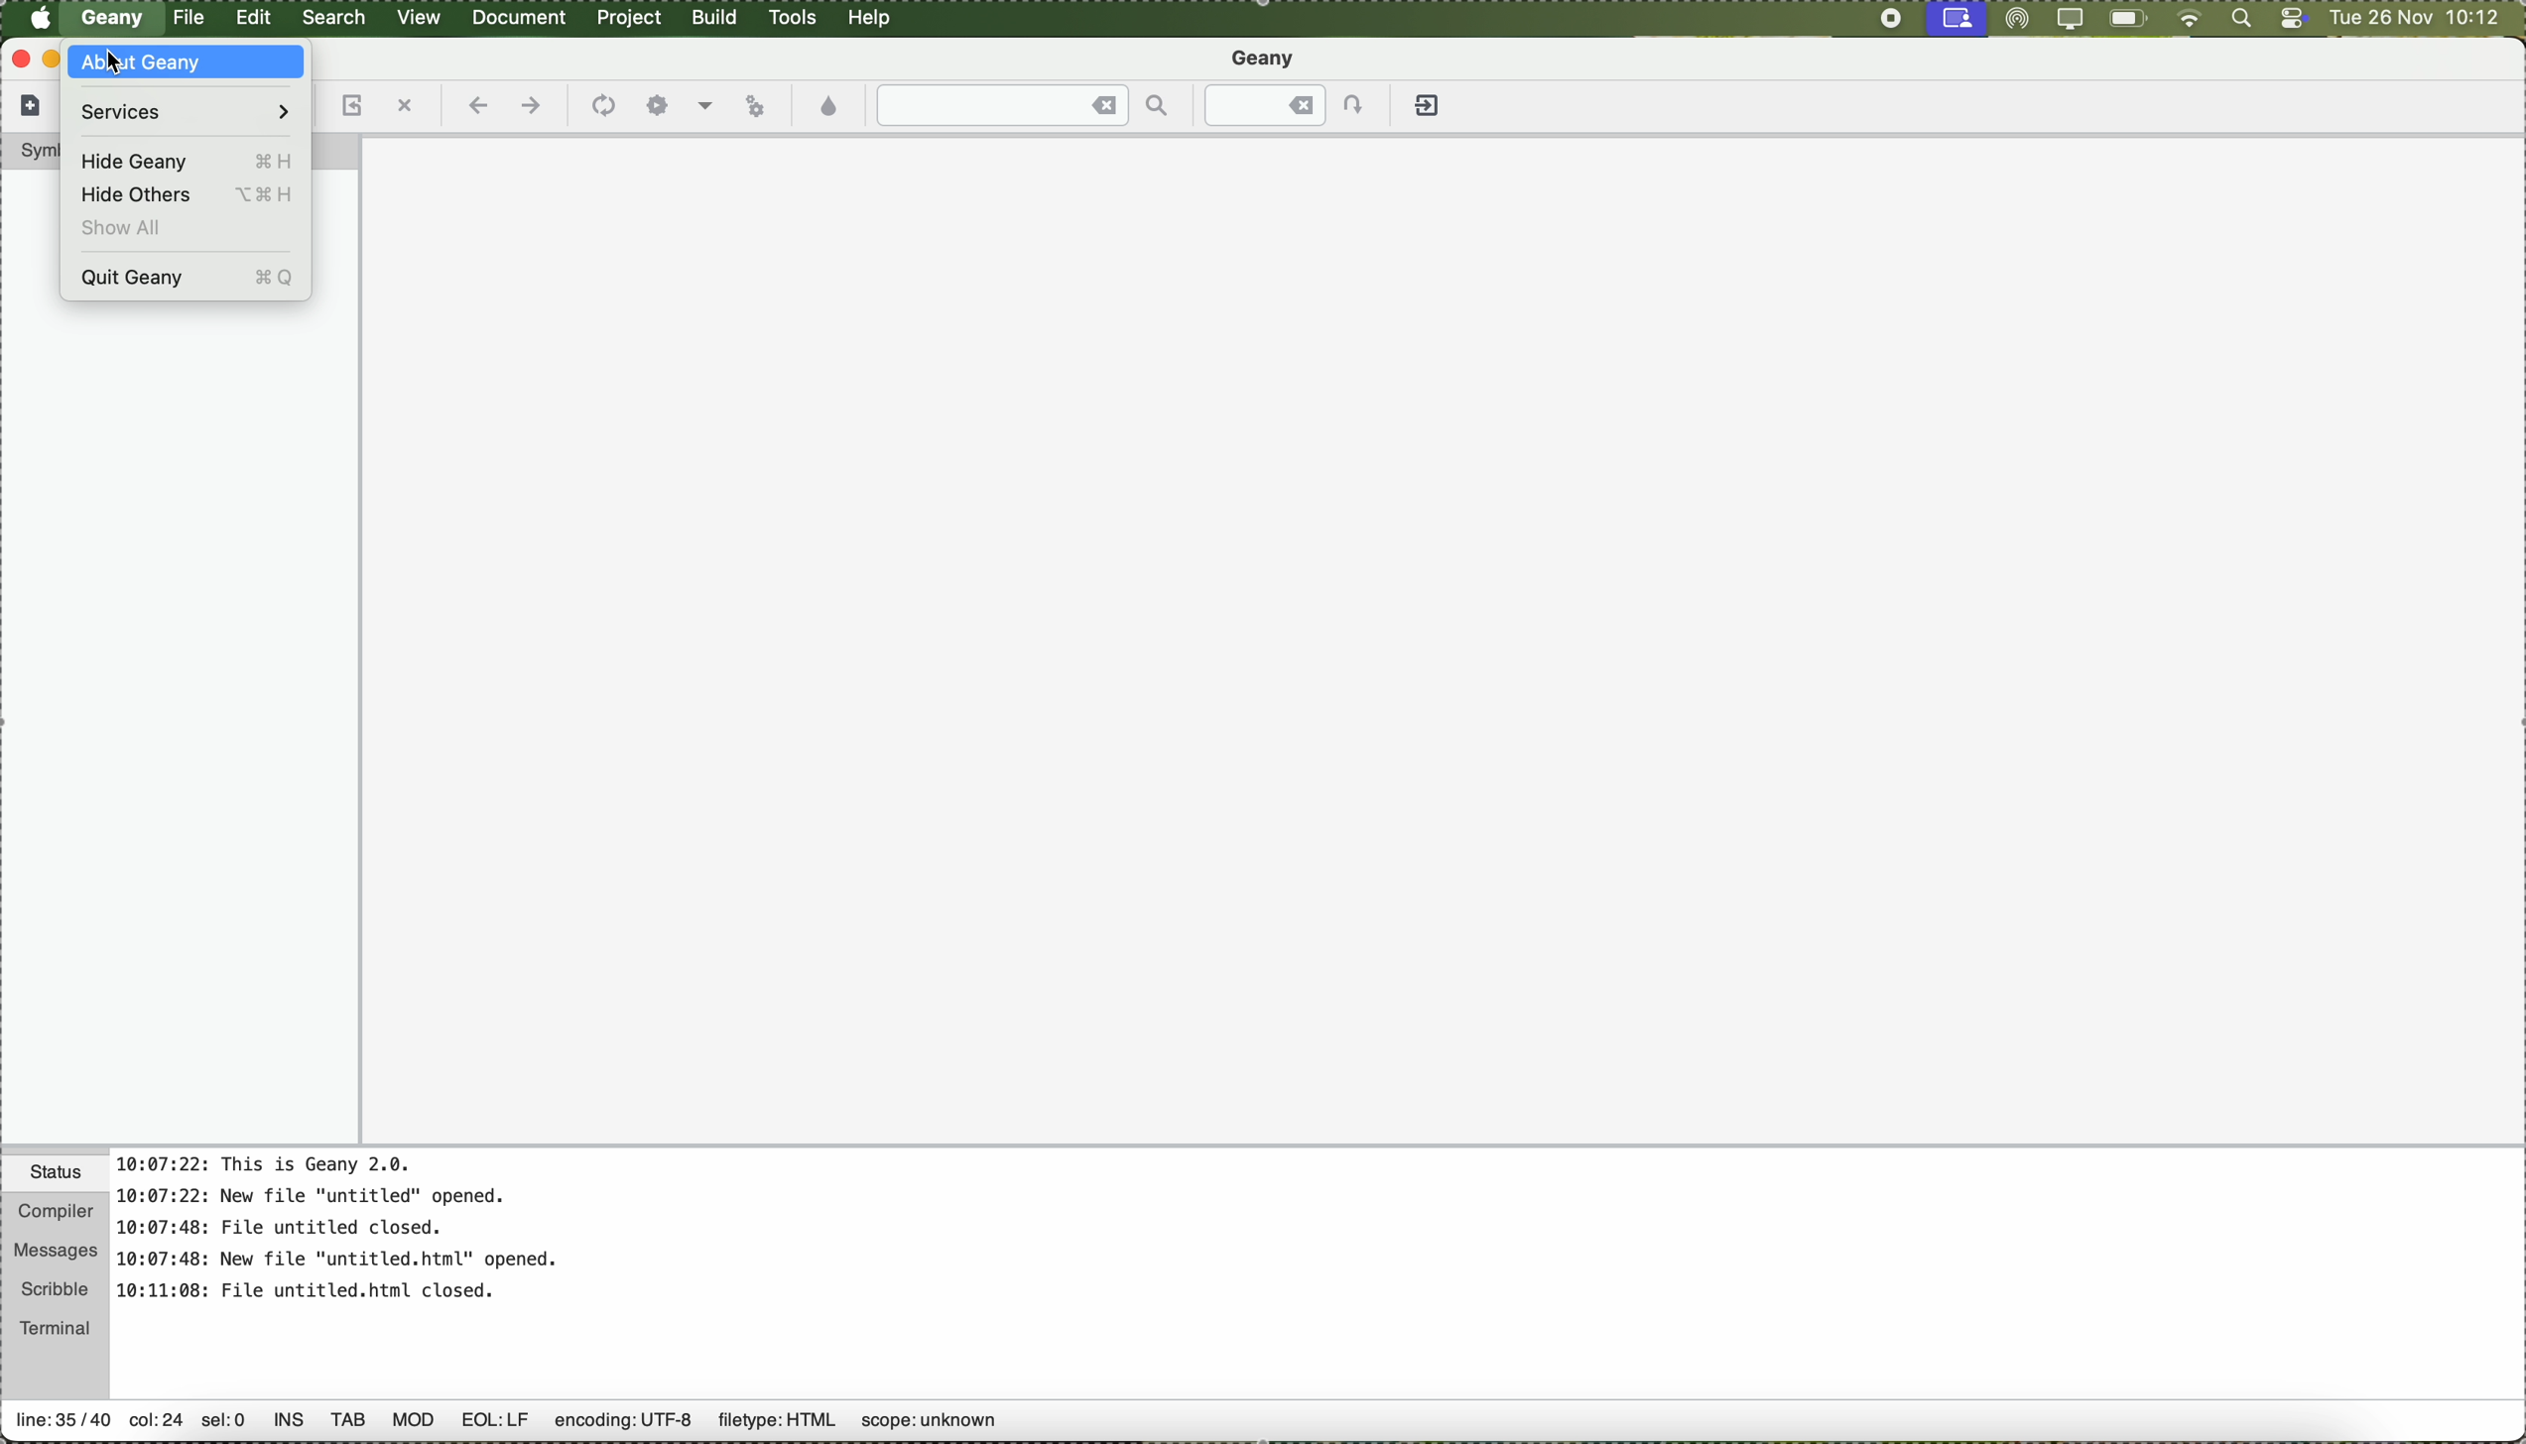 The width and height of the screenshot is (2526, 1444). What do you see at coordinates (423, 19) in the screenshot?
I see `view` at bounding box center [423, 19].